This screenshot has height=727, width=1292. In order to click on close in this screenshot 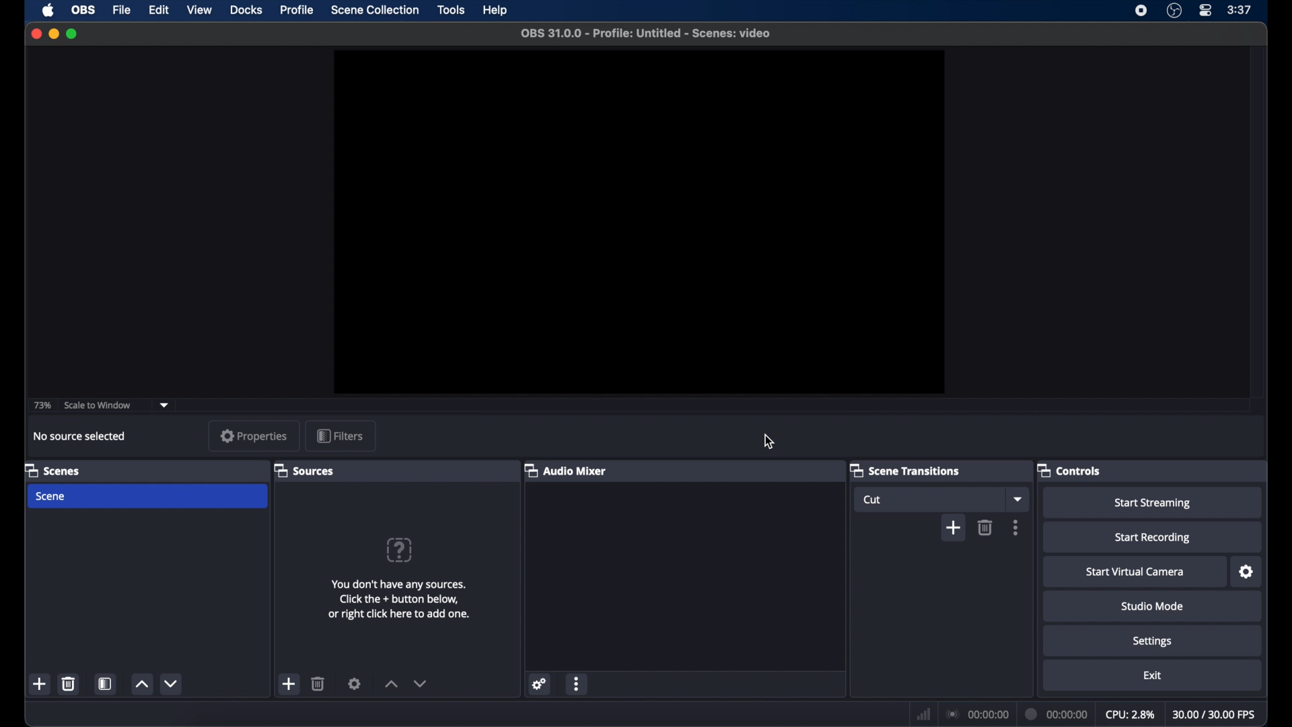, I will do `click(36, 34)`.